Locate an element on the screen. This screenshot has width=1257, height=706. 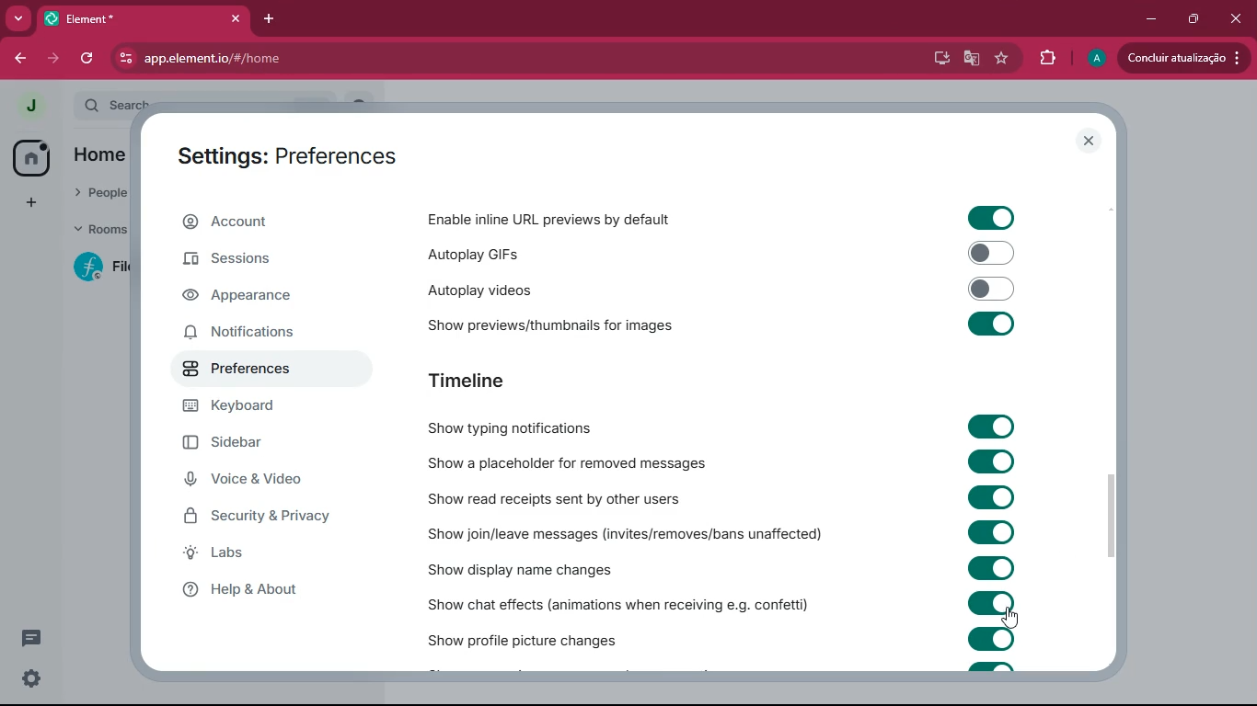
extensions is located at coordinates (1044, 59).